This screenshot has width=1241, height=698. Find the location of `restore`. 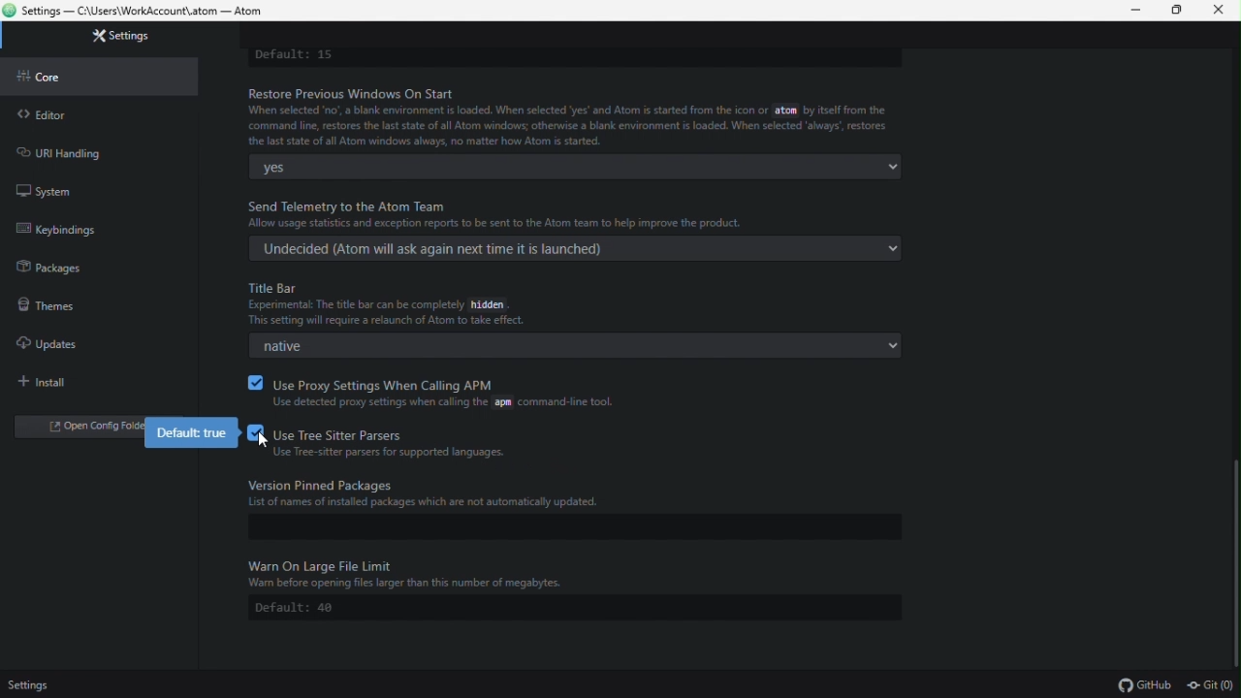

restore is located at coordinates (1182, 12).